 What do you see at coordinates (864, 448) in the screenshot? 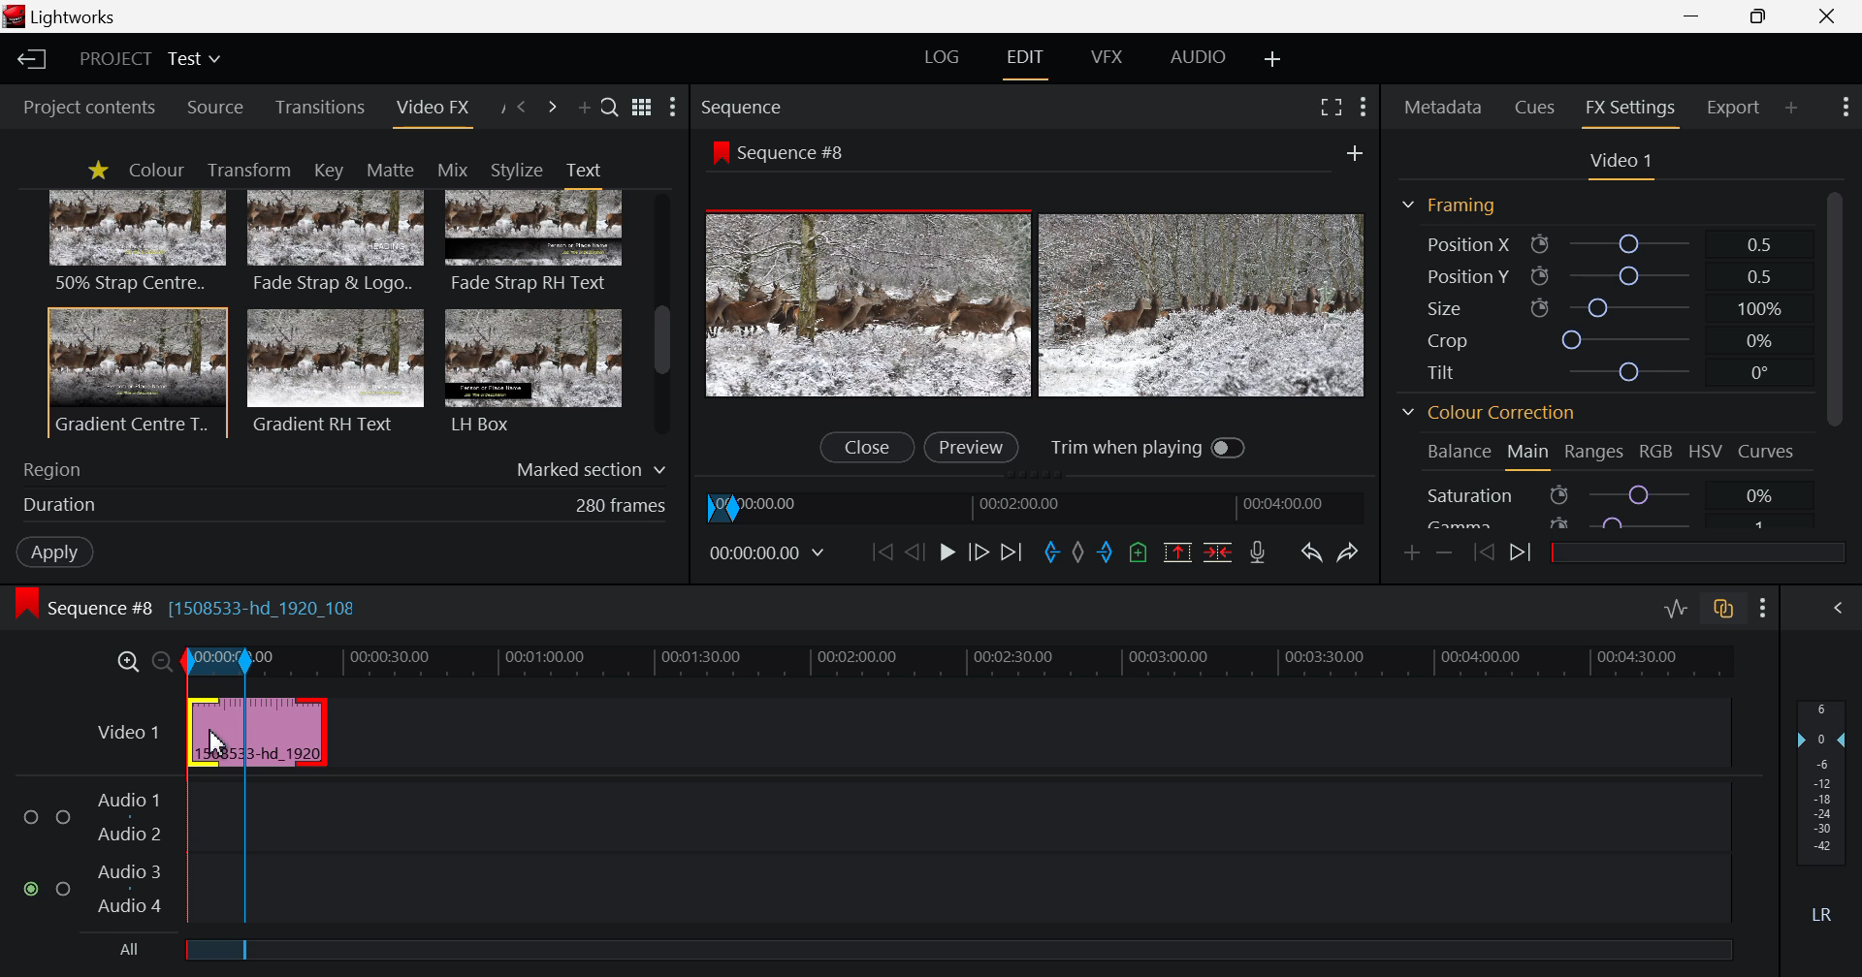
I see `Close` at bounding box center [864, 448].